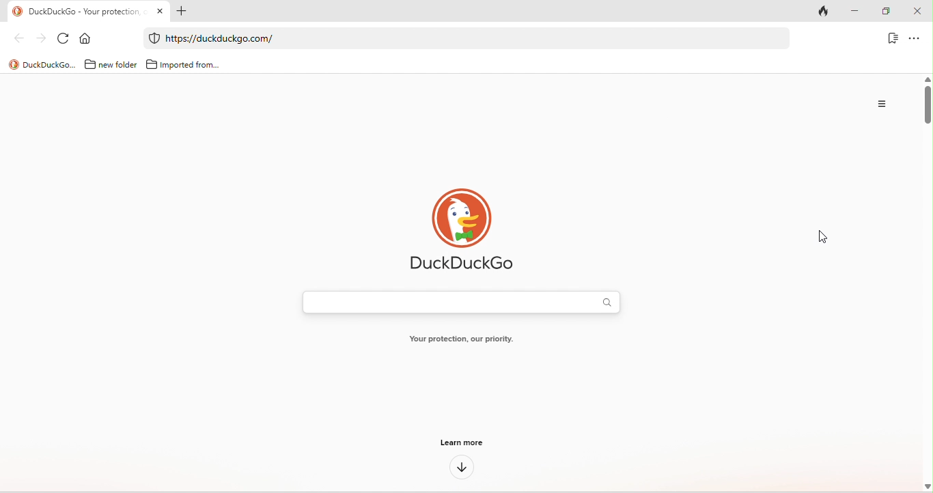  I want to click on home, so click(87, 38).